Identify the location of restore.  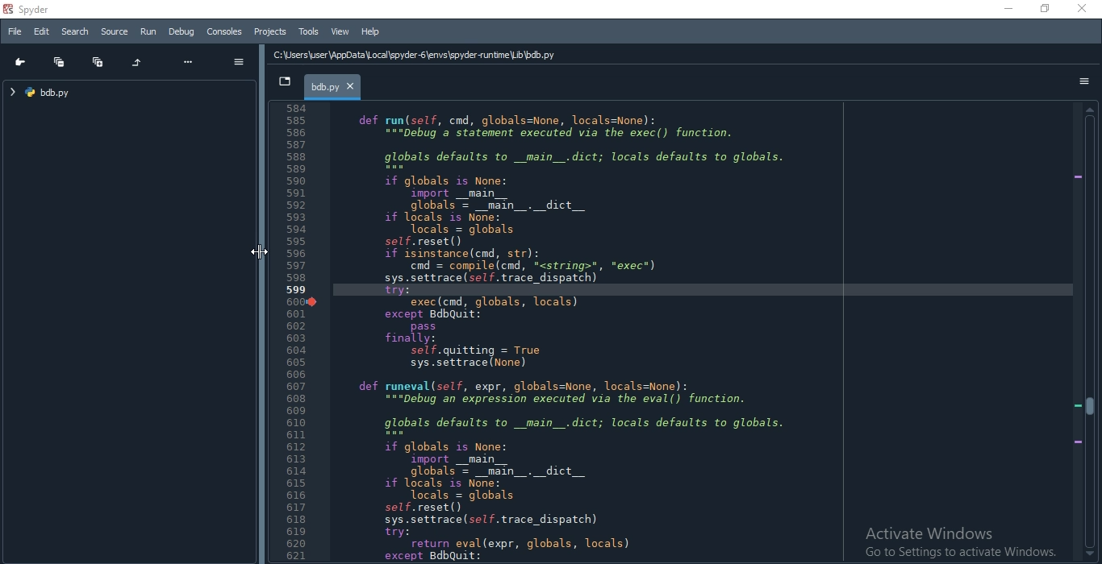
(1045, 10).